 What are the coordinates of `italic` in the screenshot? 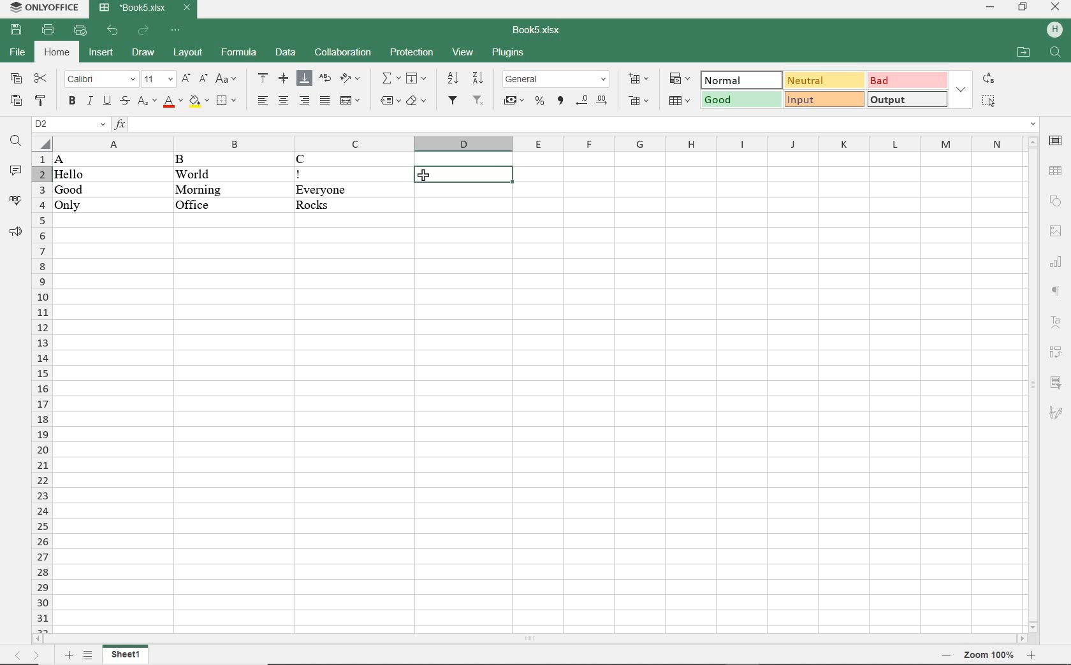 It's located at (90, 101).